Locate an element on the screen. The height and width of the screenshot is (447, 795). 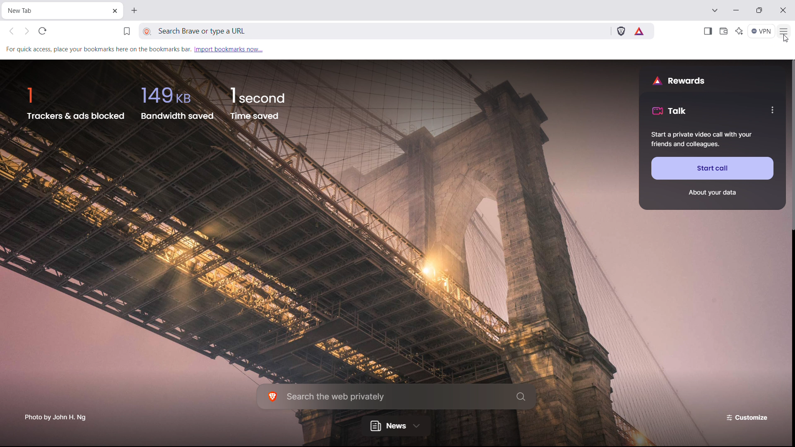
bookmark this tab is located at coordinates (127, 32).